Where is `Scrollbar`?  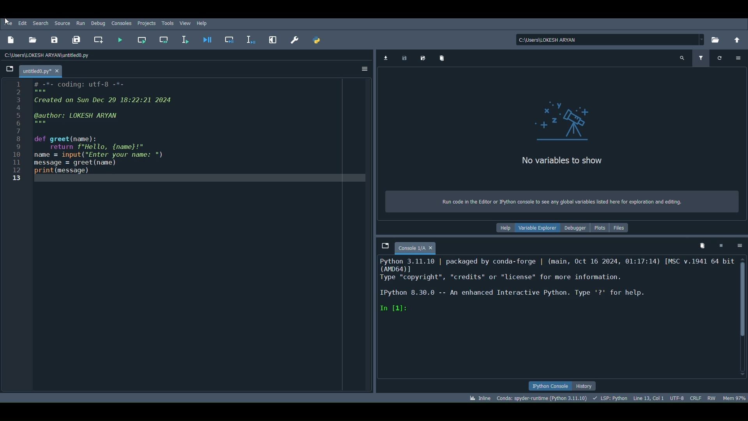
Scrollbar is located at coordinates (741, 315).